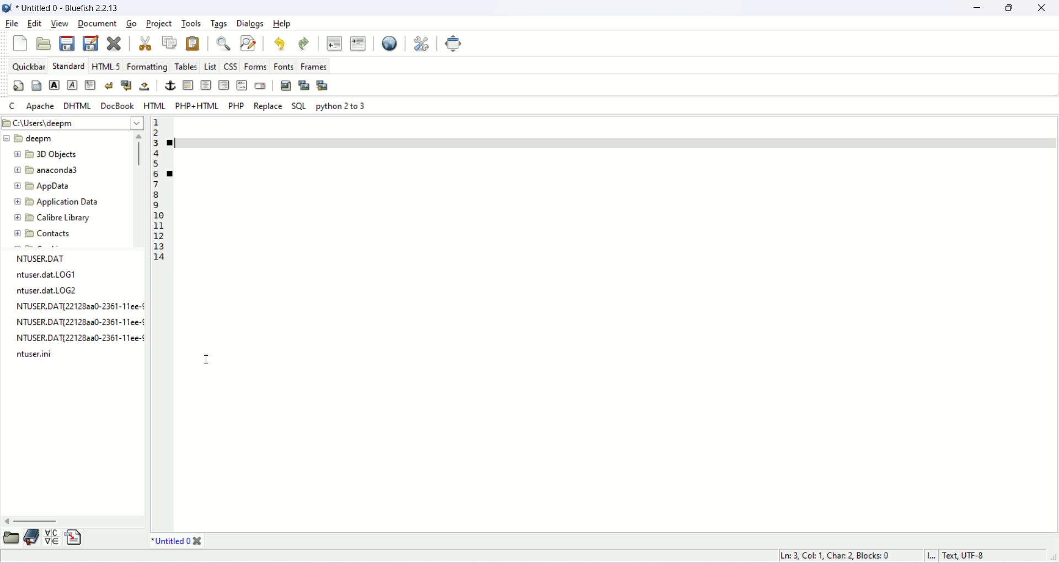  Describe the element at coordinates (984, 556) in the screenshot. I see `character encoding` at that location.